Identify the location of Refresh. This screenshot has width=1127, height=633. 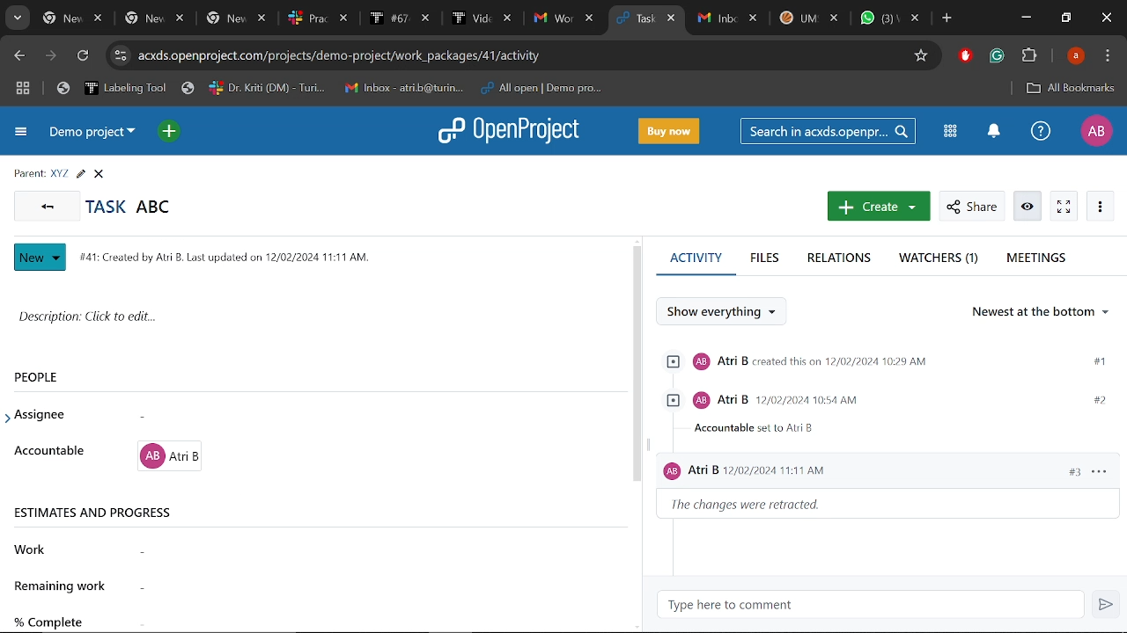
(86, 56).